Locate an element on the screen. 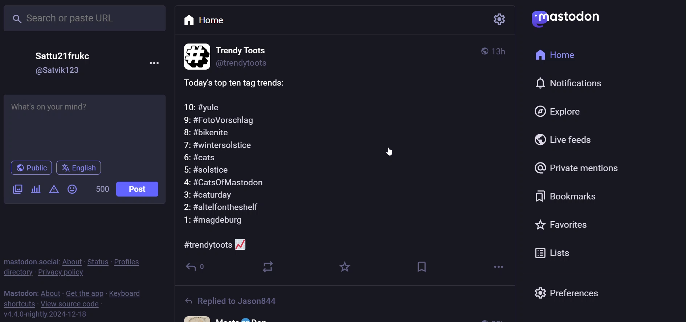  privacy policy is located at coordinates (61, 272).